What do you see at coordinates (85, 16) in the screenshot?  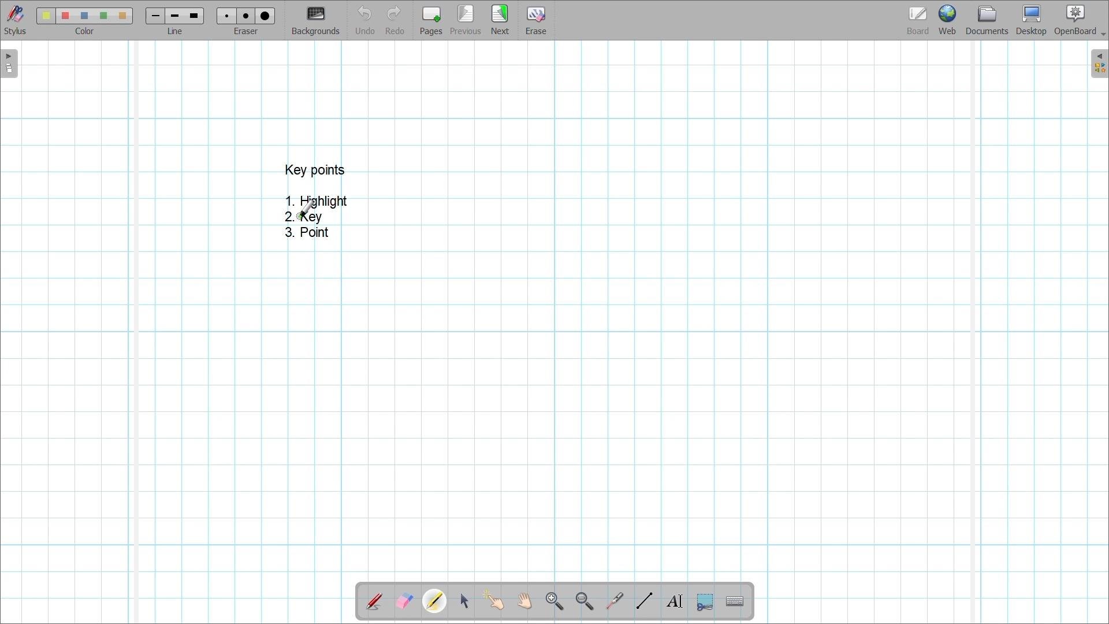 I see `color3` at bounding box center [85, 16].